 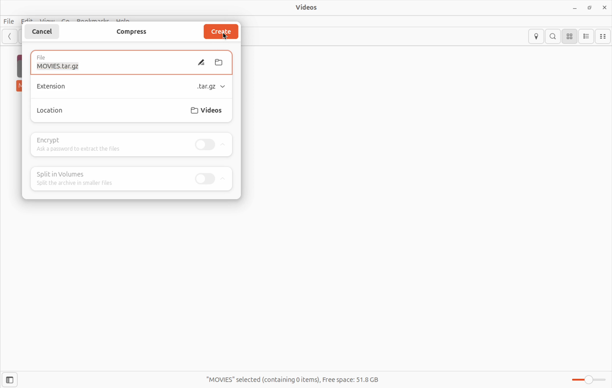 I want to click on videos, so click(x=308, y=8).